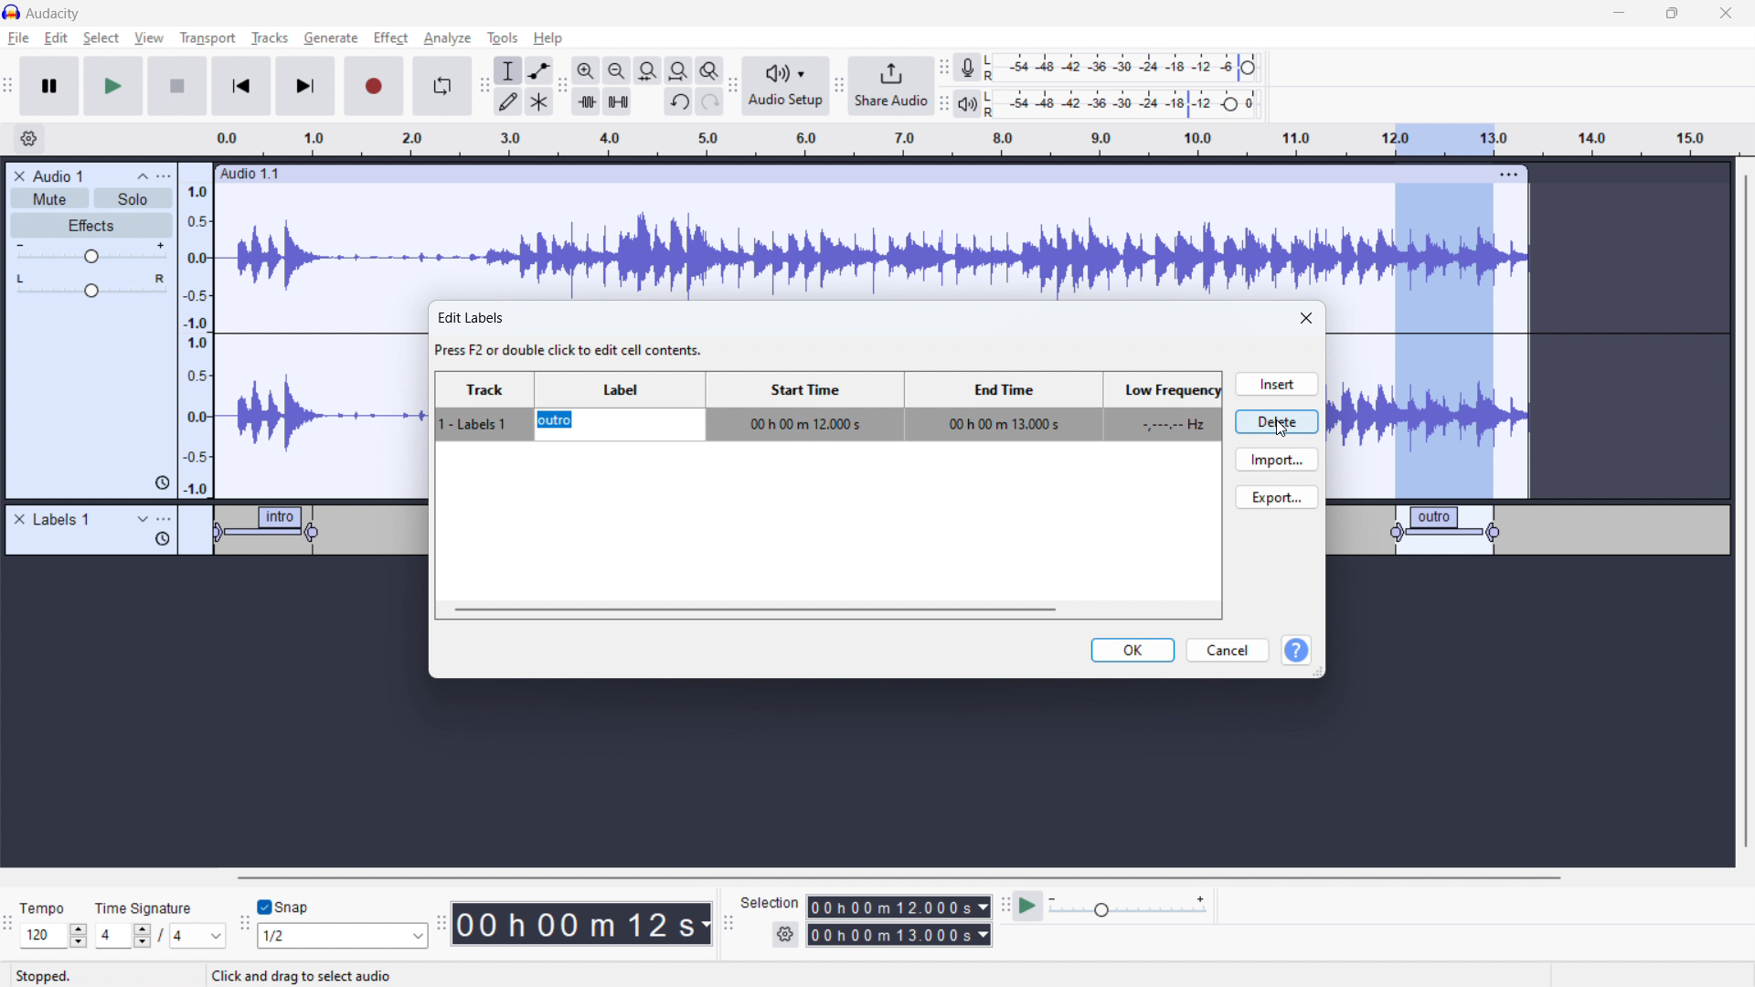 The image size is (1755, 987). Describe the element at coordinates (968, 68) in the screenshot. I see `recording meter` at that location.